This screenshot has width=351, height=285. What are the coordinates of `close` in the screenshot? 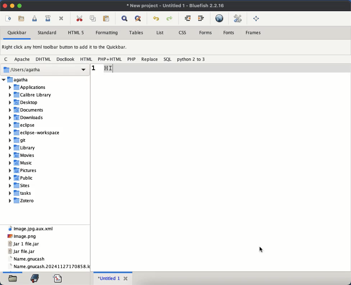 It's located at (5, 6).